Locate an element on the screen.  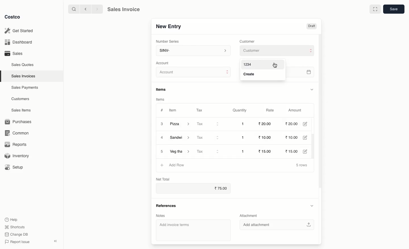
‘Number Series is located at coordinates (166, 42).